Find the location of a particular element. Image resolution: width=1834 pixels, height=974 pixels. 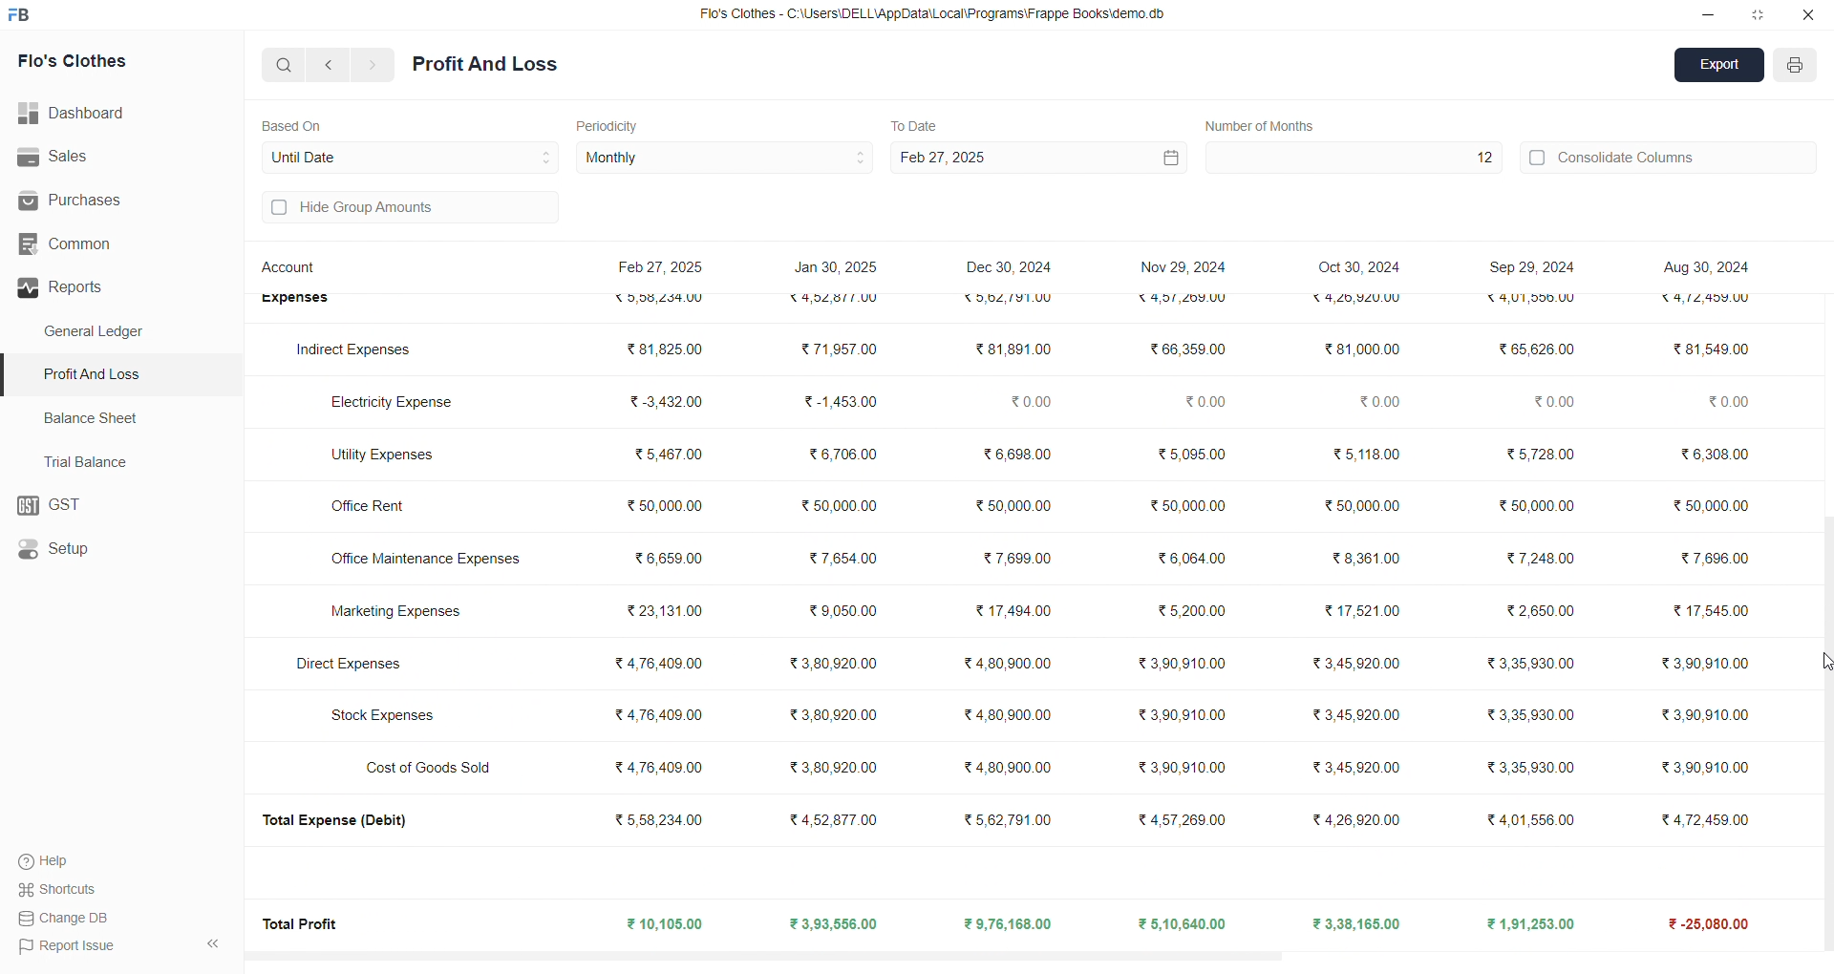

To Date is located at coordinates (913, 124).